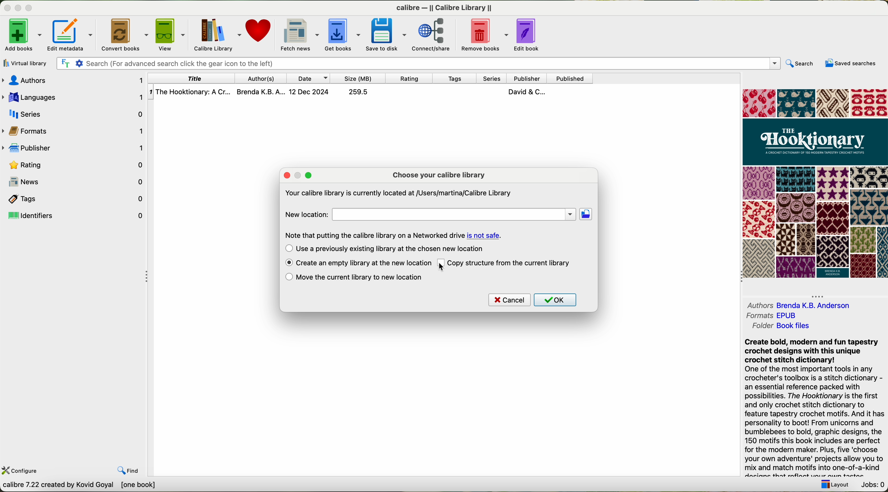 Image resolution: width=888 pixels, height=492 pixels. Describe the element at coordinates (74, 132) in the screenshot. I see `formats` at that location.